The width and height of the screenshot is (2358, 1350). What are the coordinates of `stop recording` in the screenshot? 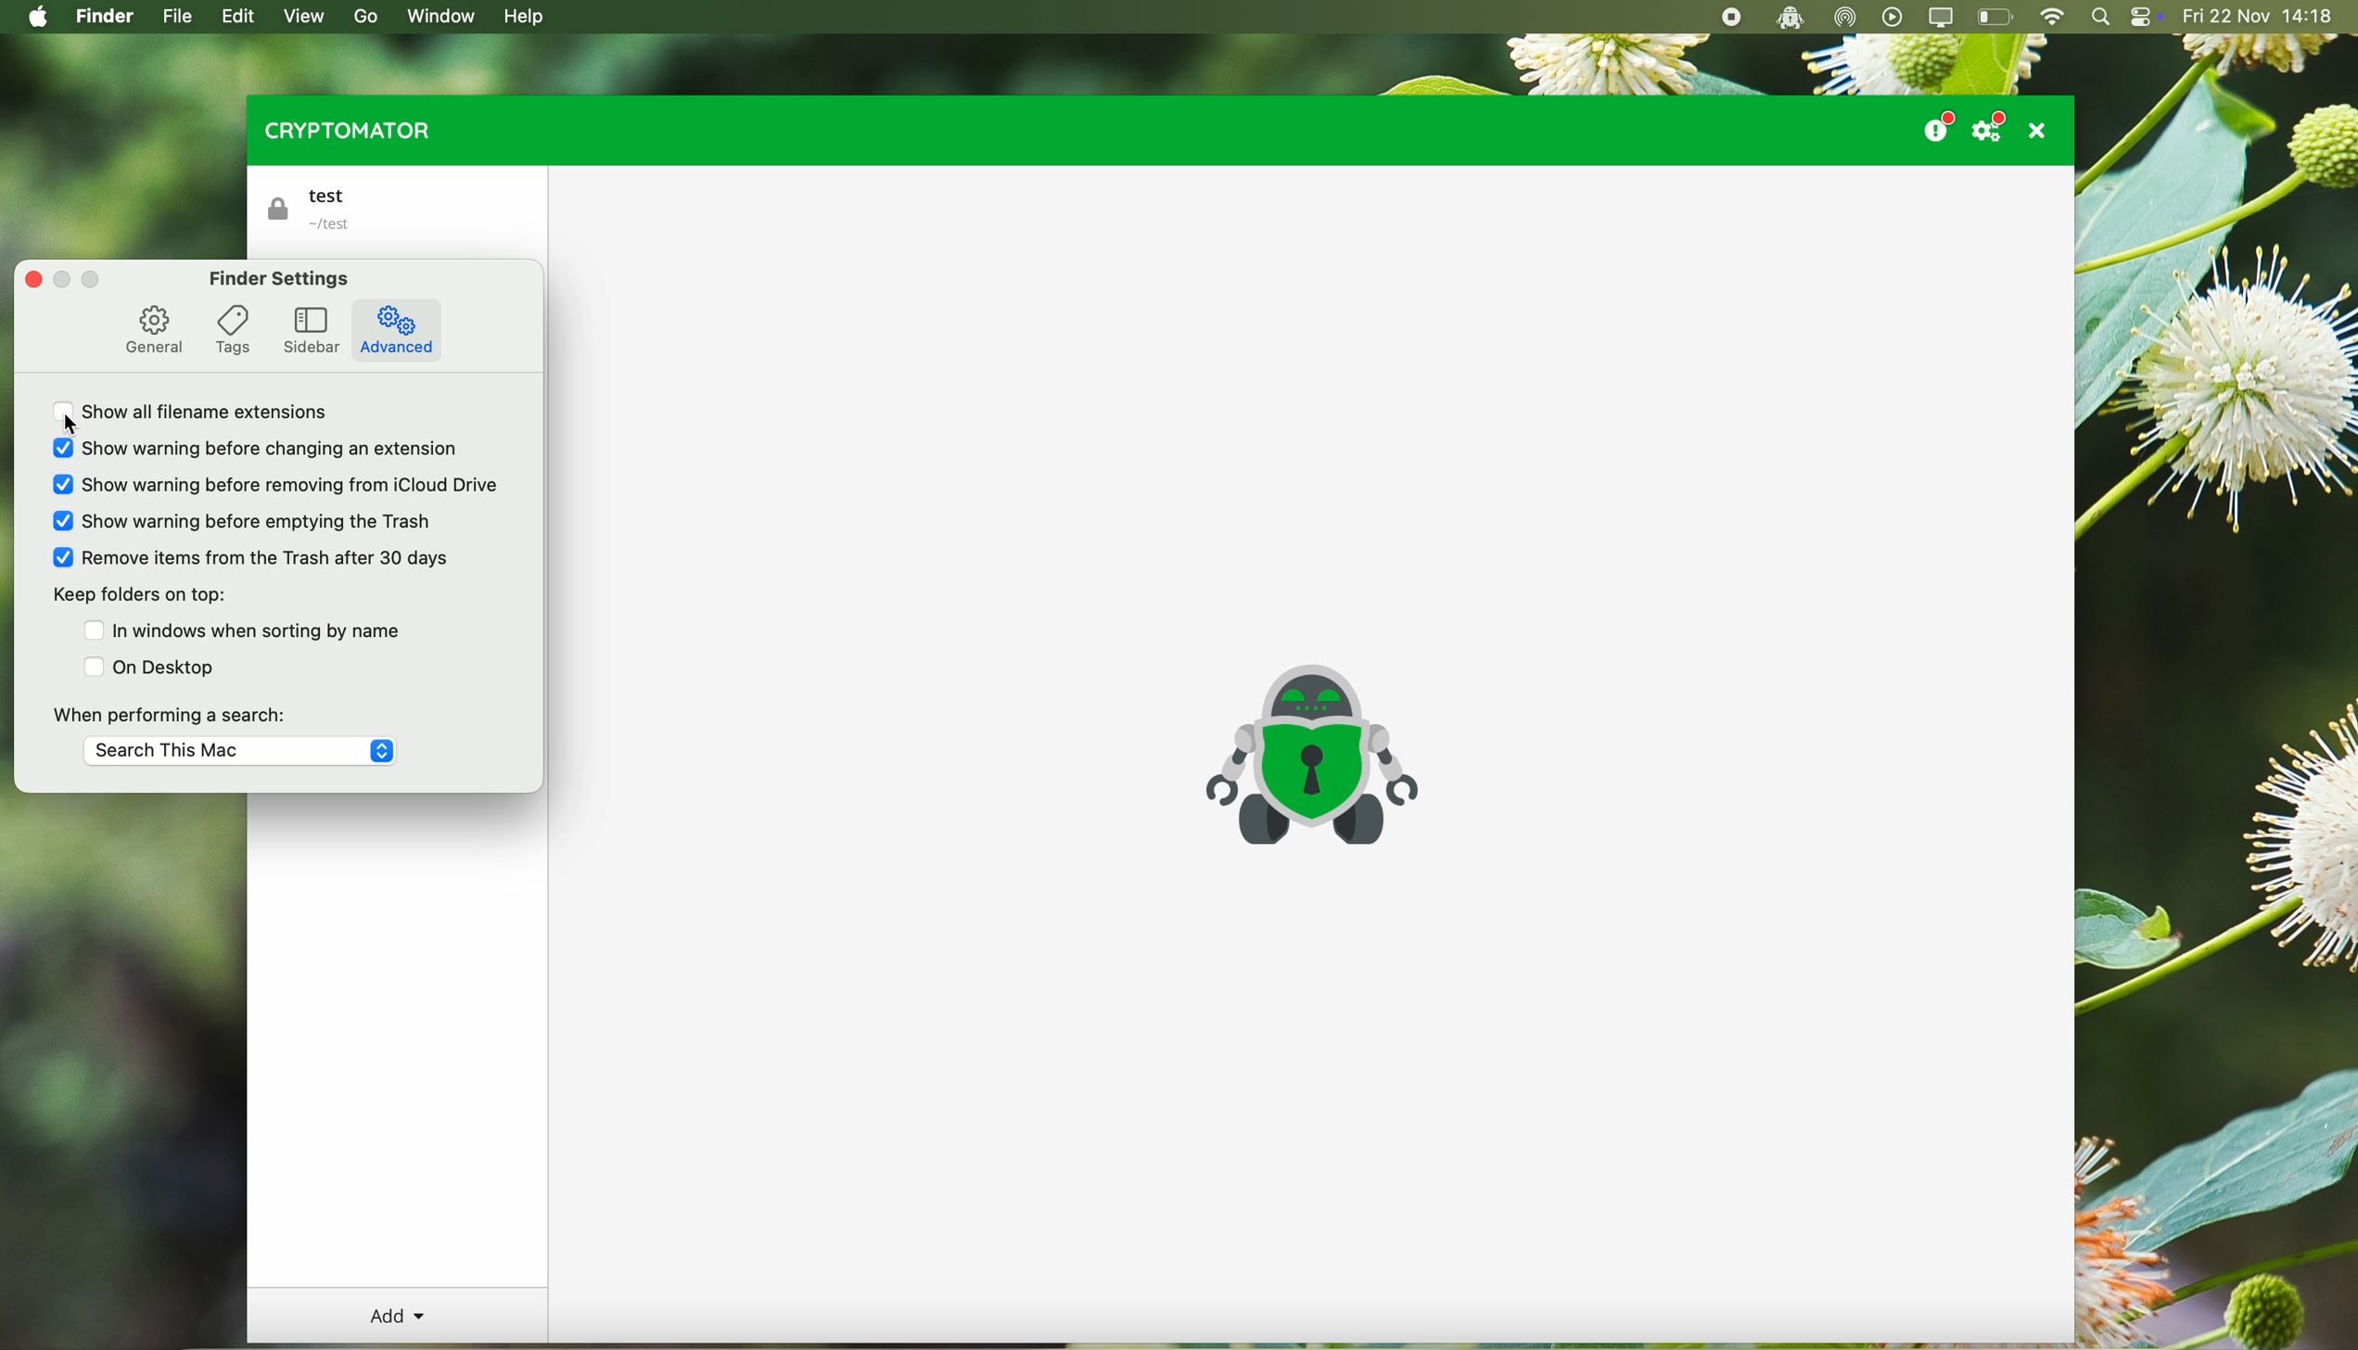 It's located at (1727, 18).